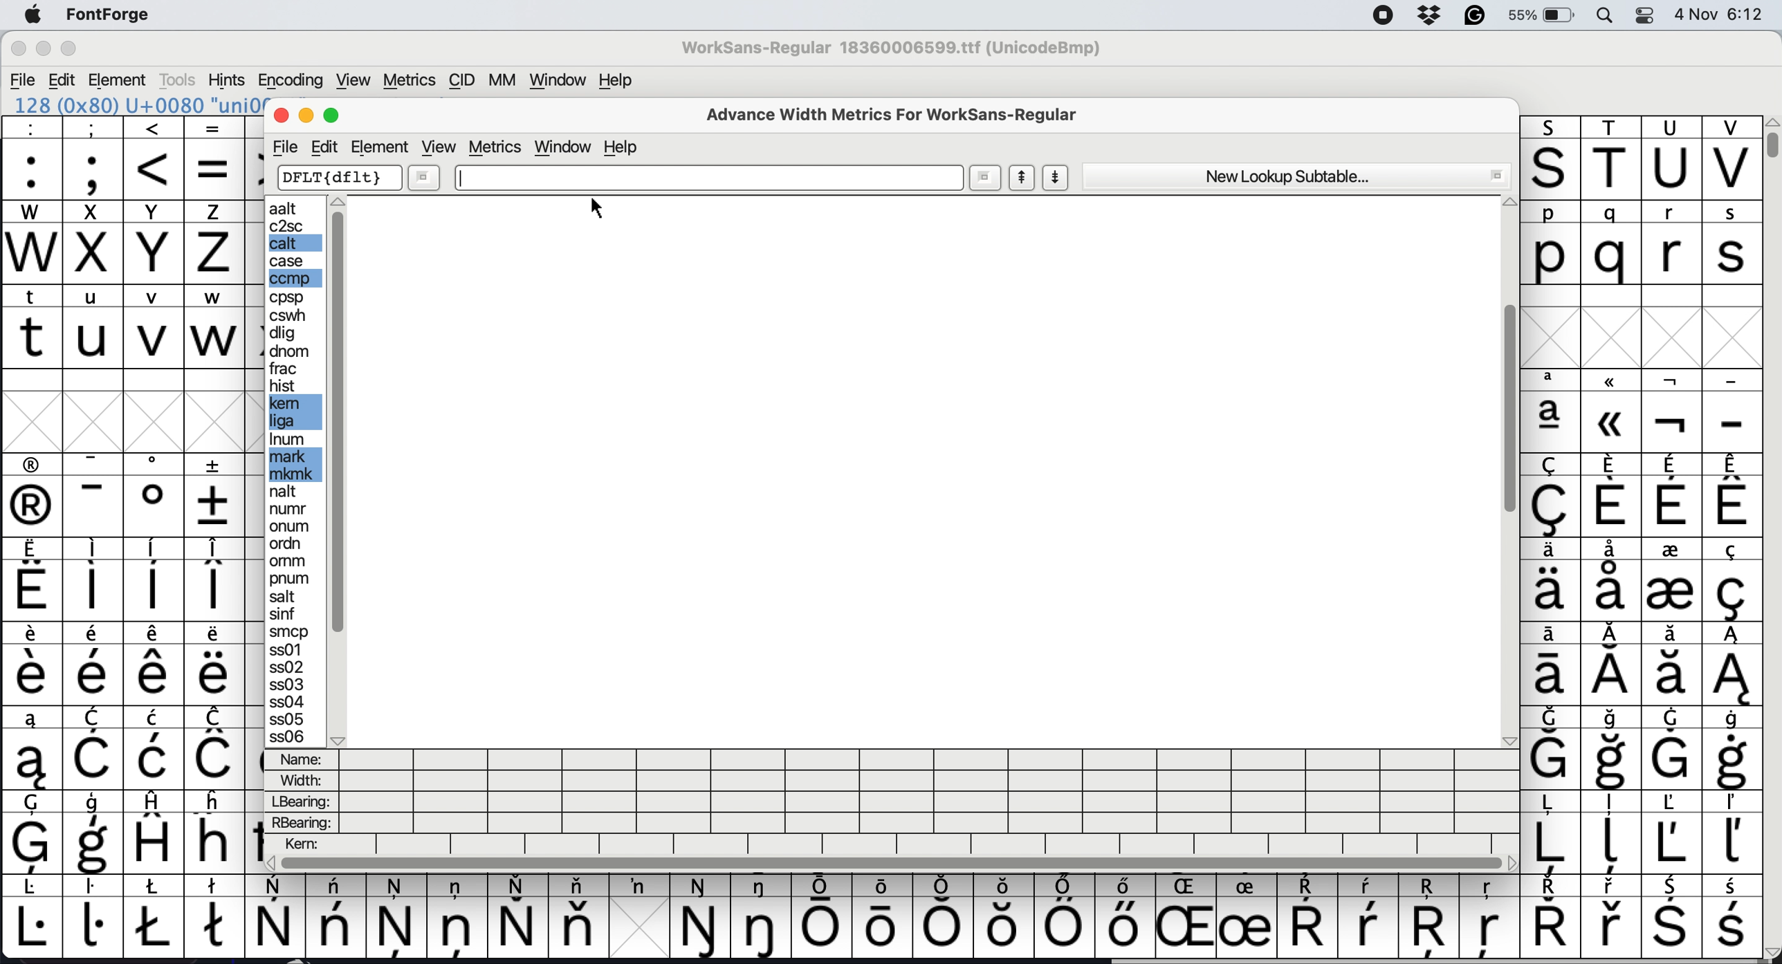  I want to click on View, so click(353, 80).